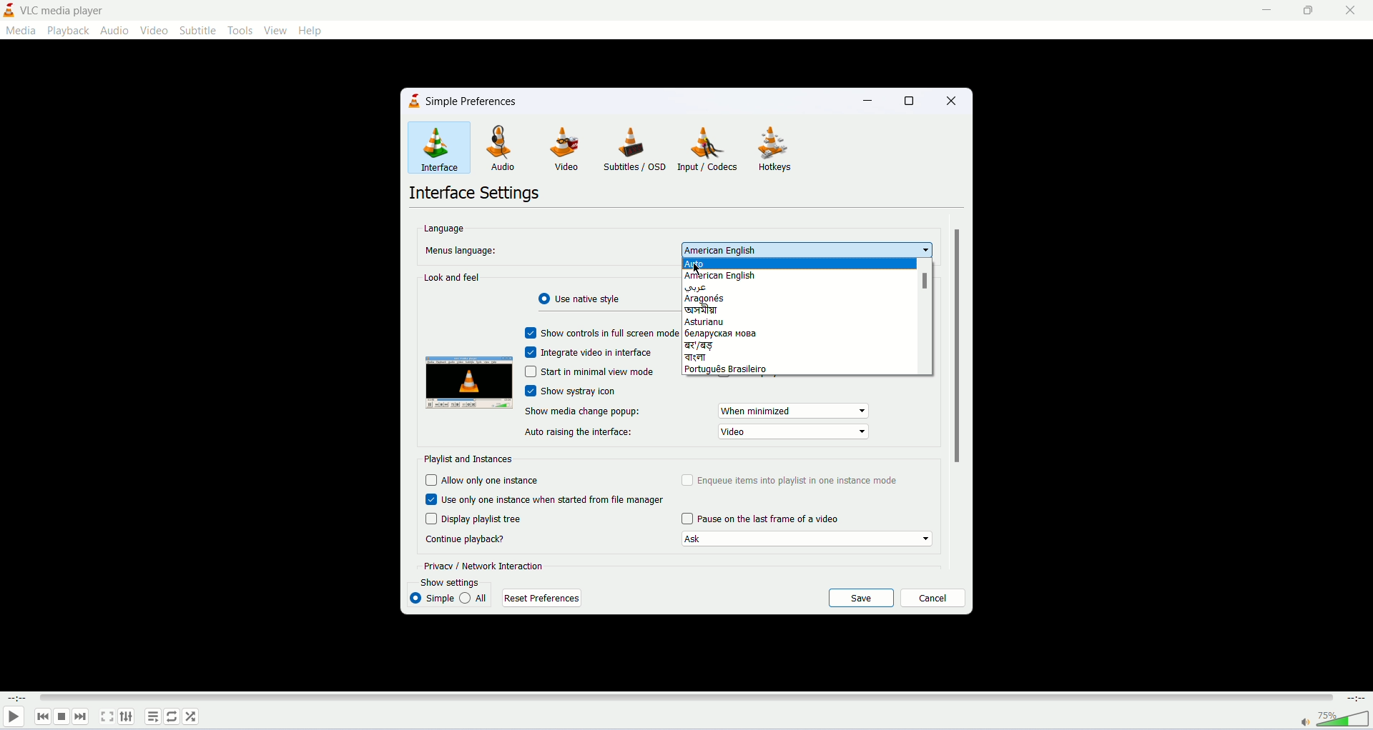 Image resolution: width=1373 pixels, height=730 pixels. I want to click on minimize, so click(1261, 14).